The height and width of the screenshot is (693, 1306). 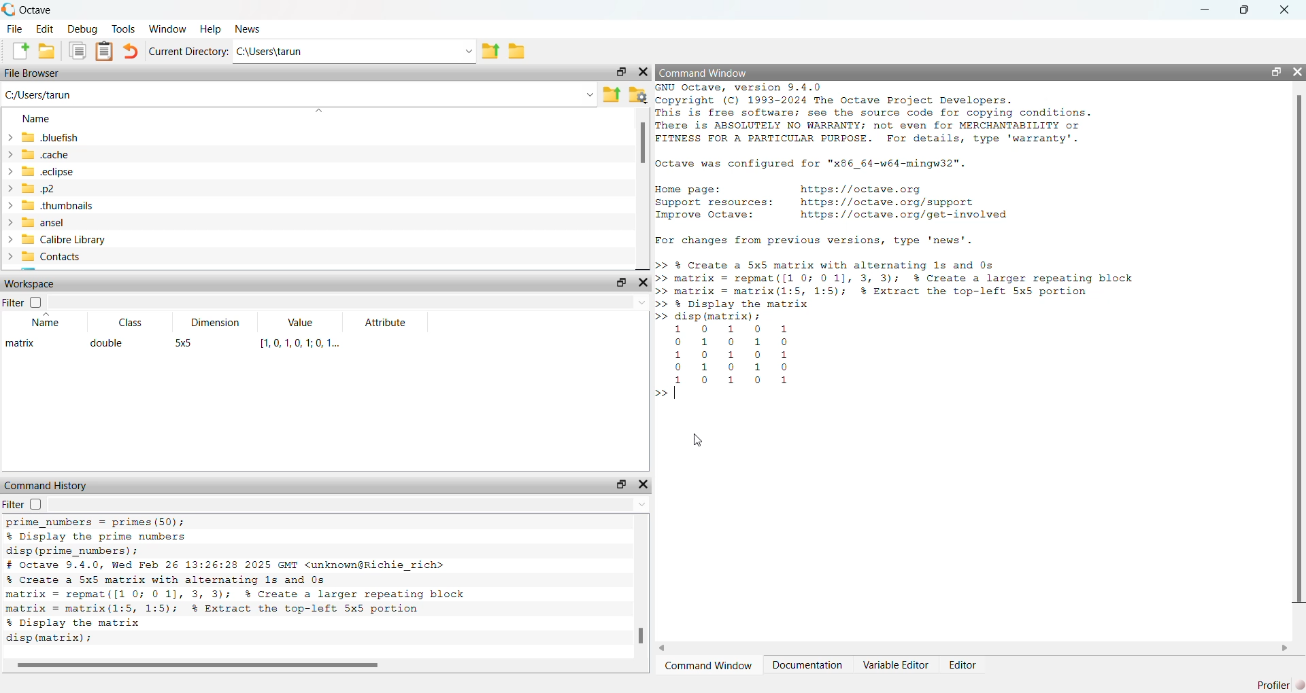 What do you see at coordinates (704, 73) in the screenshot?
I see `Command Window` at bounding box center [704, 73].